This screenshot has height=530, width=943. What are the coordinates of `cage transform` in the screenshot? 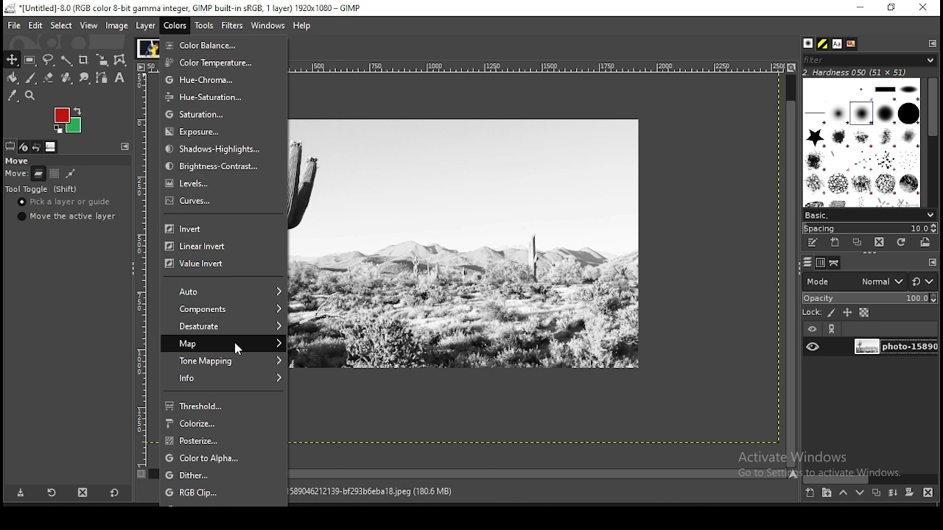 It's located at (122, 60).